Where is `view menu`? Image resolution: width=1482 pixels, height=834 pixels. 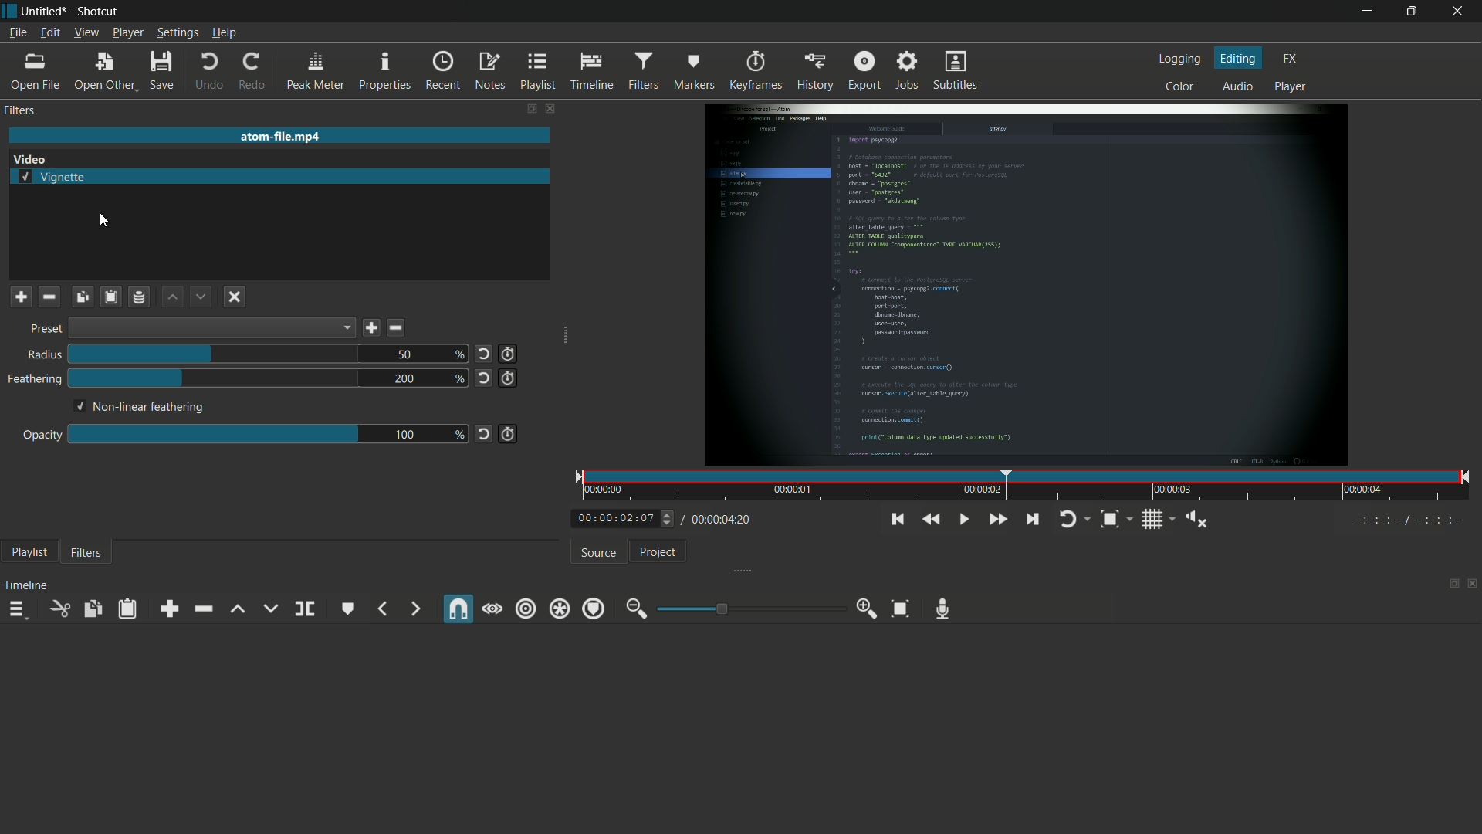
view menu is located at coordinates (86, 32).